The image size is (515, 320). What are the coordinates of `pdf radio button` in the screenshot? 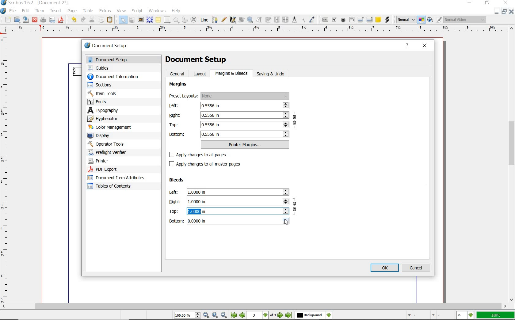 It's located at (343, 20).